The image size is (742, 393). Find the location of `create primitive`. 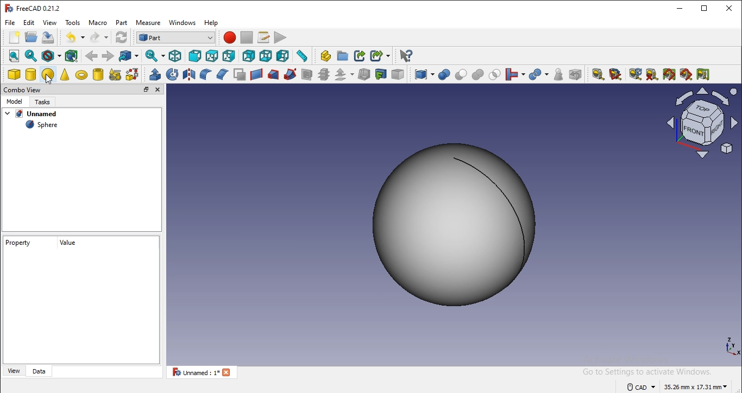

create primitive is located at coordinates (115, 74).